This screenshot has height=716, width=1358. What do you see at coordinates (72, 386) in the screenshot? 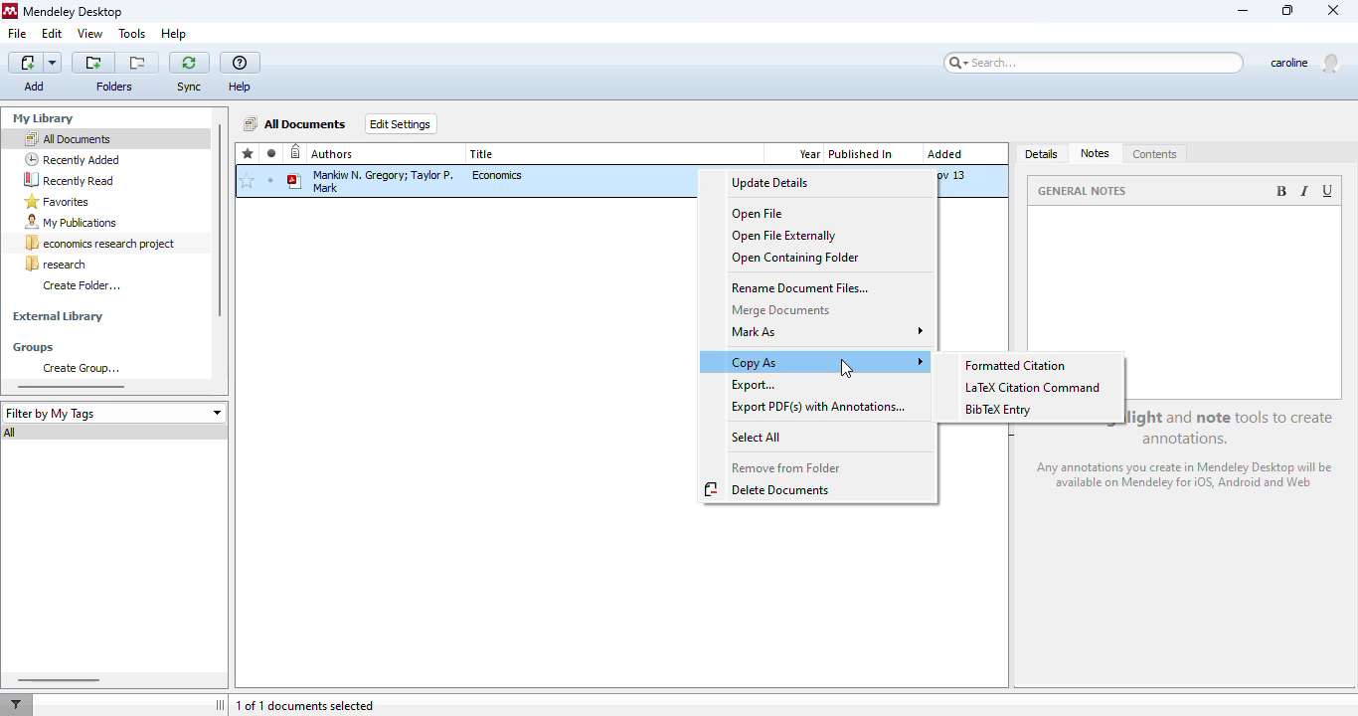
I see `horizontal scroll bar` at bounding box center [72, 386].